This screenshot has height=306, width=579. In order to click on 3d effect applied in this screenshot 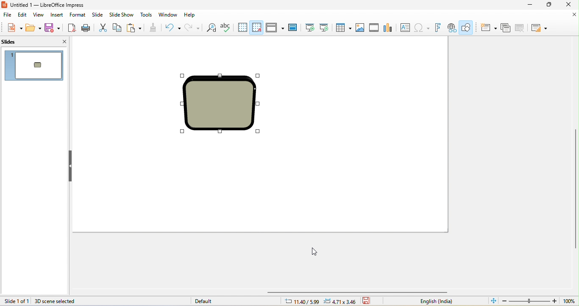, I will do `click(220, 103)`.